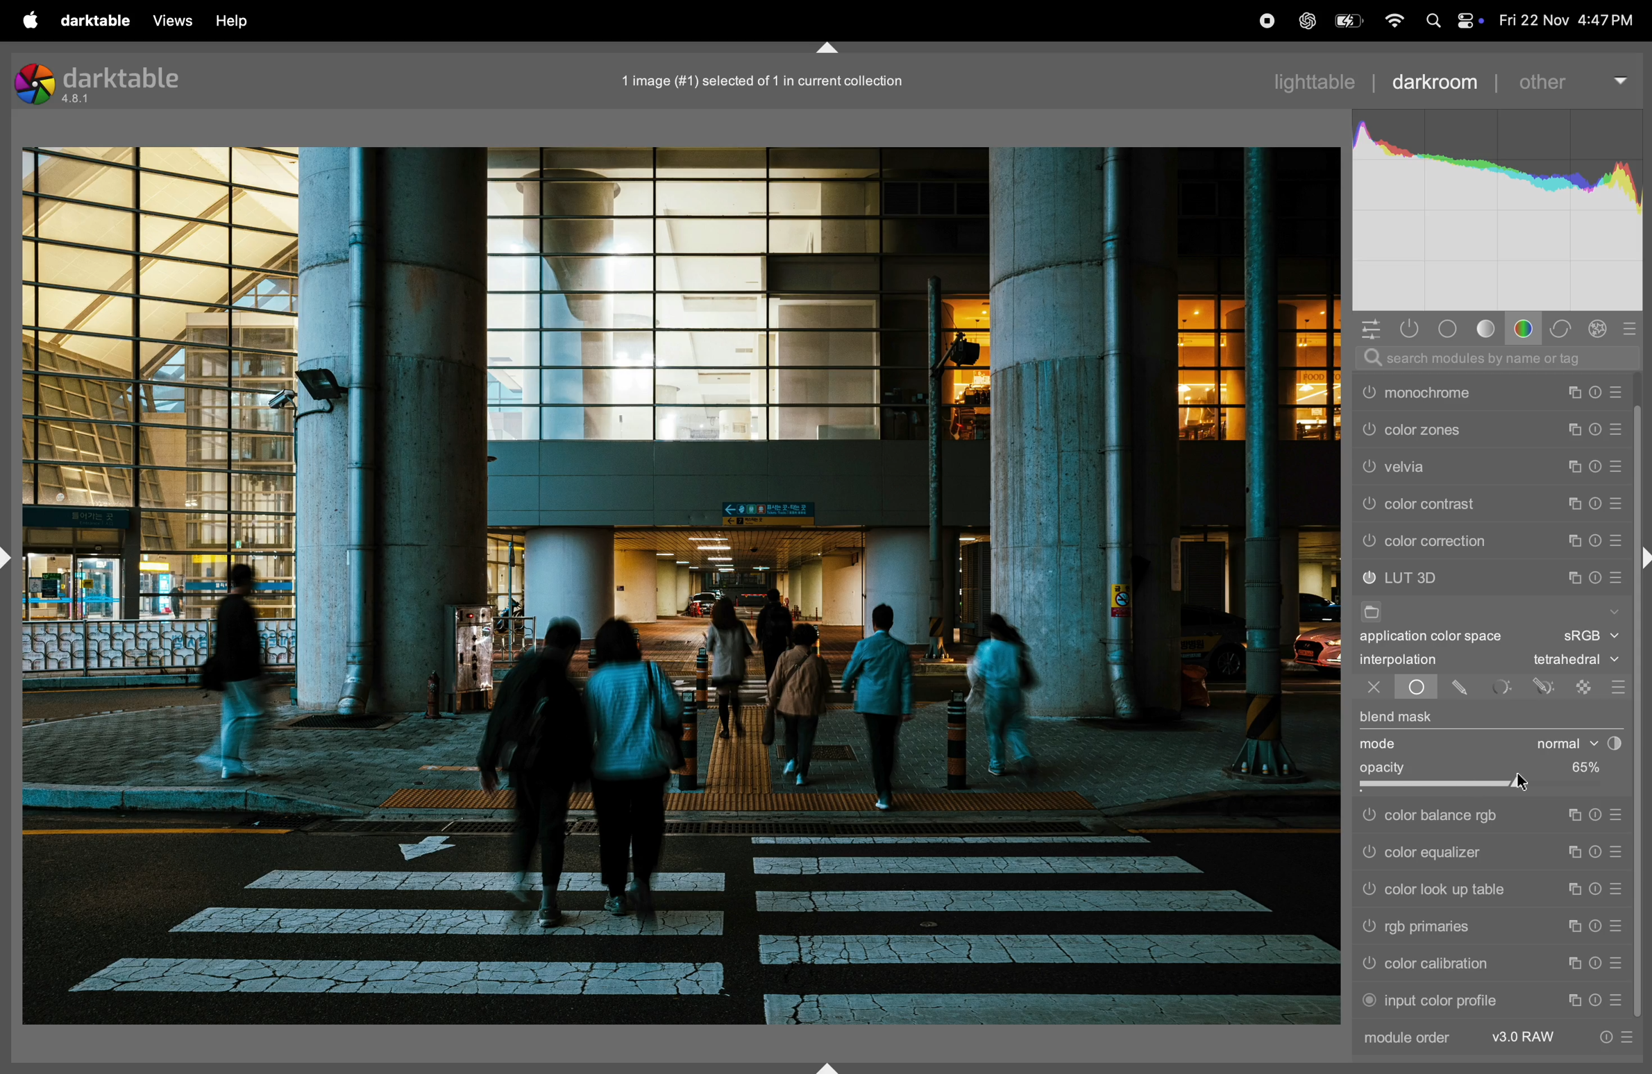  I want to click on apple menu, so click(31, 19).